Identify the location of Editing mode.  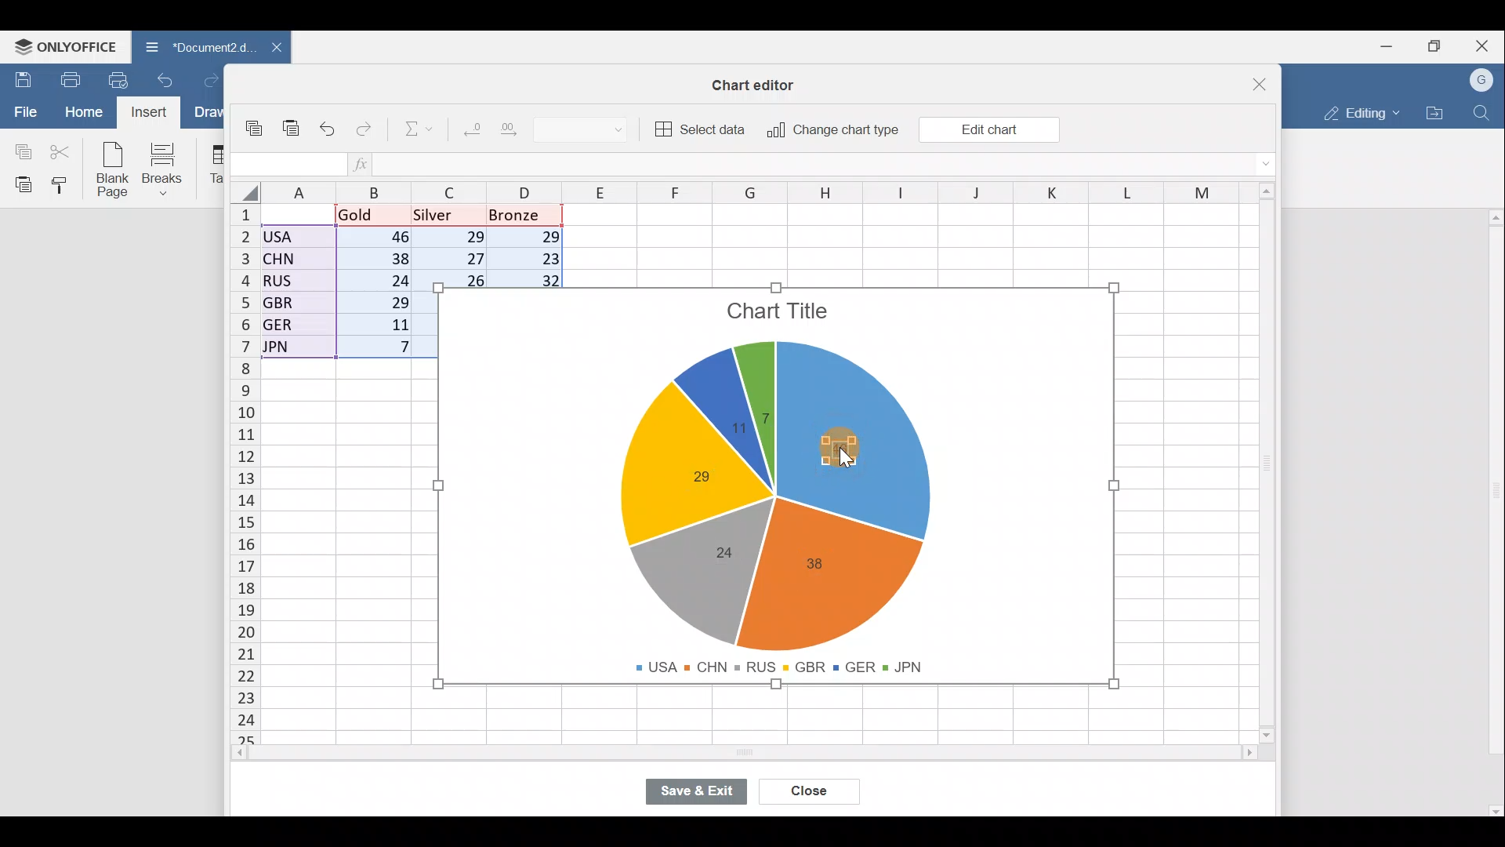
(1360, 110).